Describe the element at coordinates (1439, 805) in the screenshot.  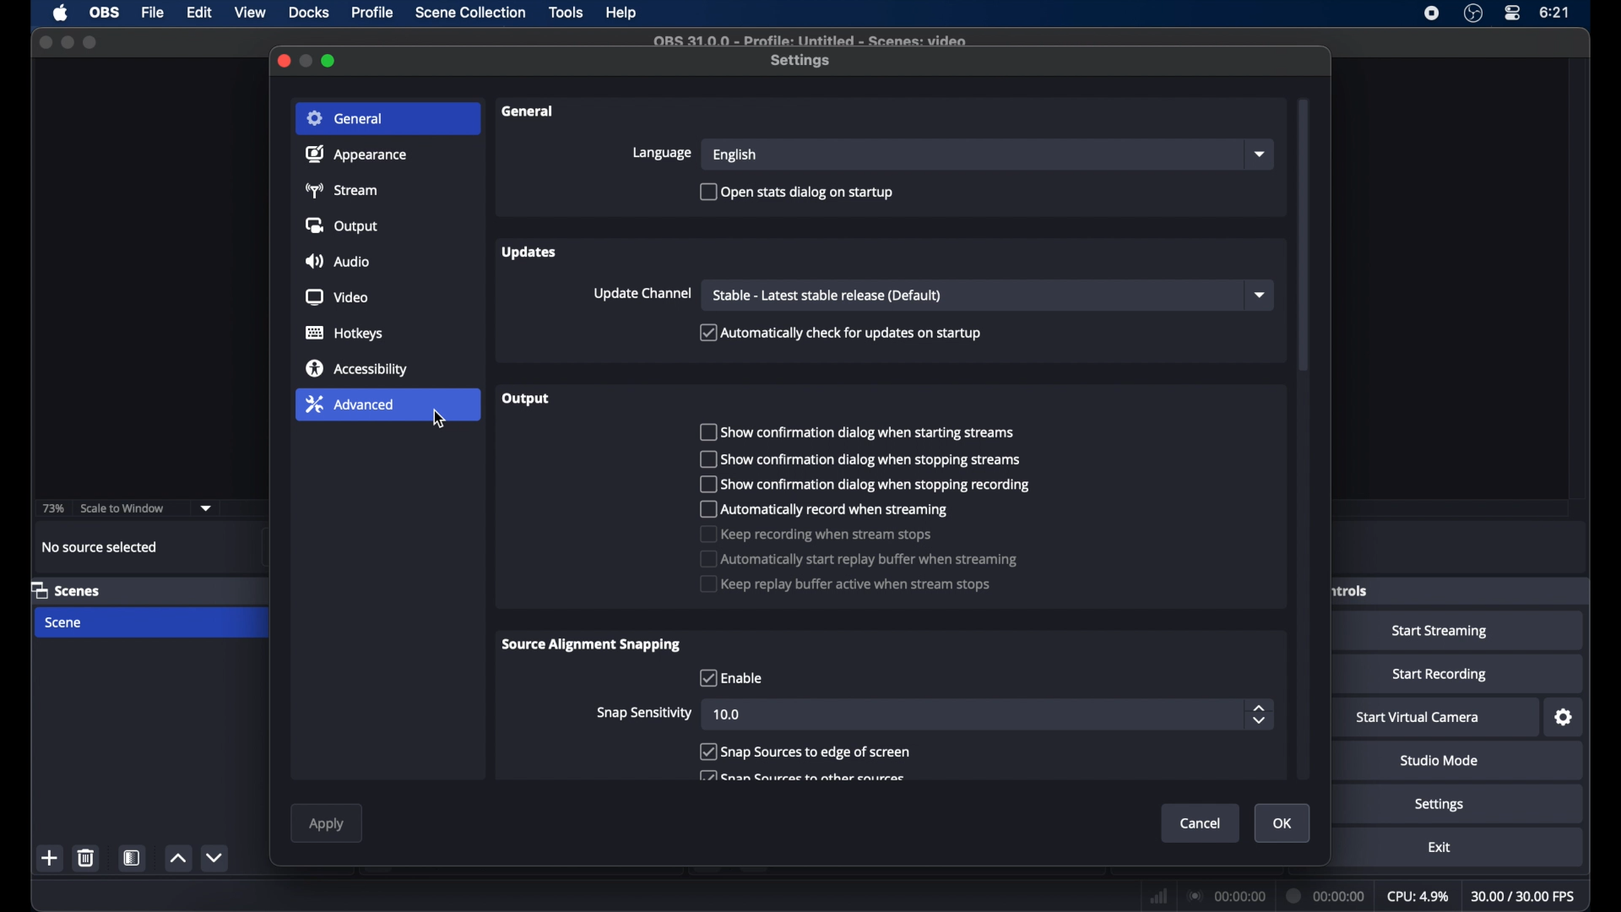
I see `settings` at that location.